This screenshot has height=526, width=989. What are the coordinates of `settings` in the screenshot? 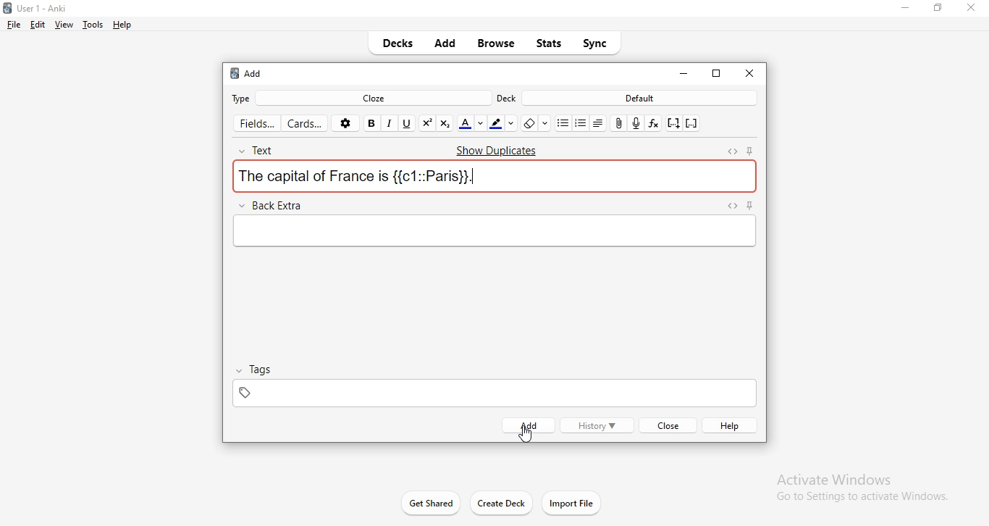 It's located at (348, 123).